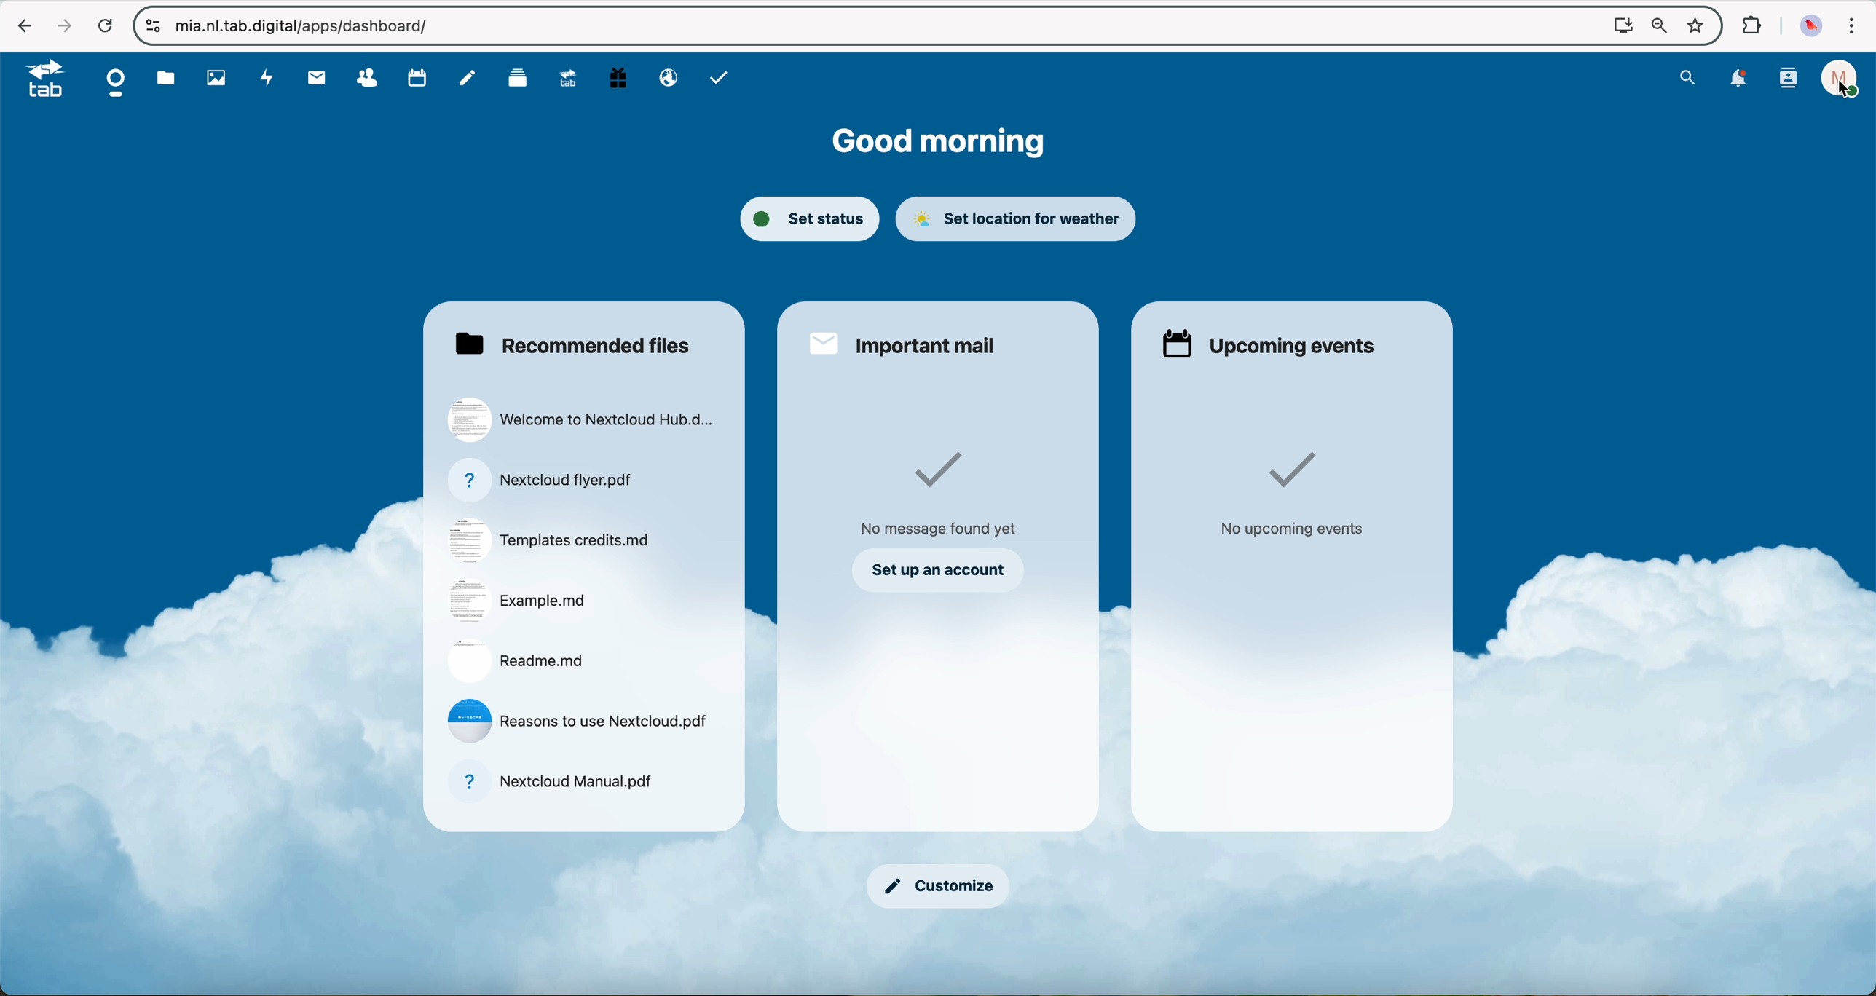  I want to click on set status, so click(809, 221).